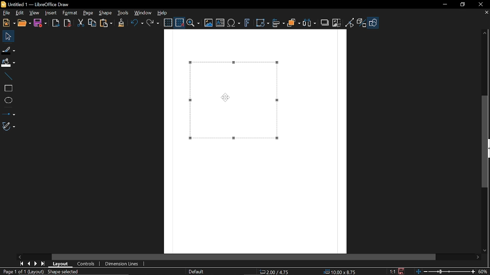 This screenshot has height=275, width=490. Describe the element at coordinates (485, 33) in the screenshot. I see `Move up` at that location.